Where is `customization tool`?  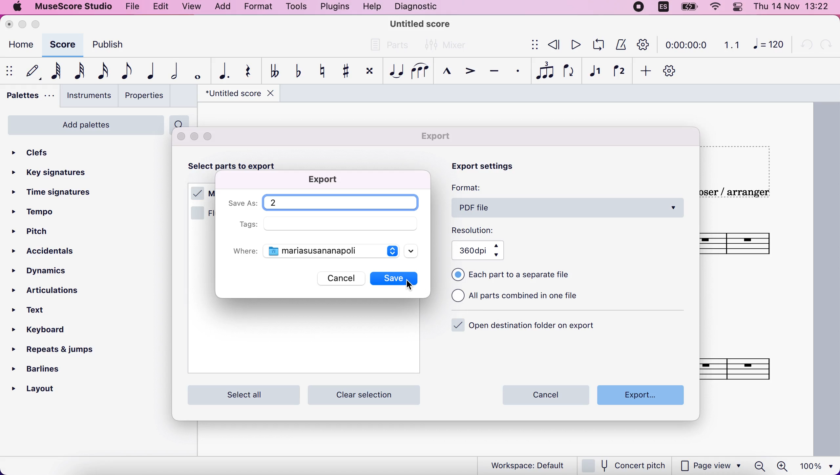 customization tool is located at coordinates (641, 45).